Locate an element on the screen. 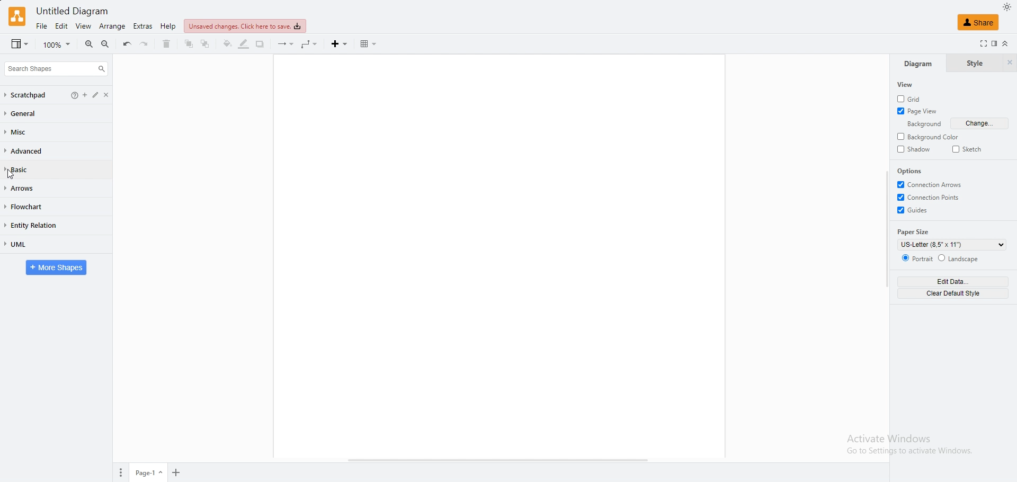 The width and height of the screenshot is (1017, 482). view is located at coordinates (85, 27).